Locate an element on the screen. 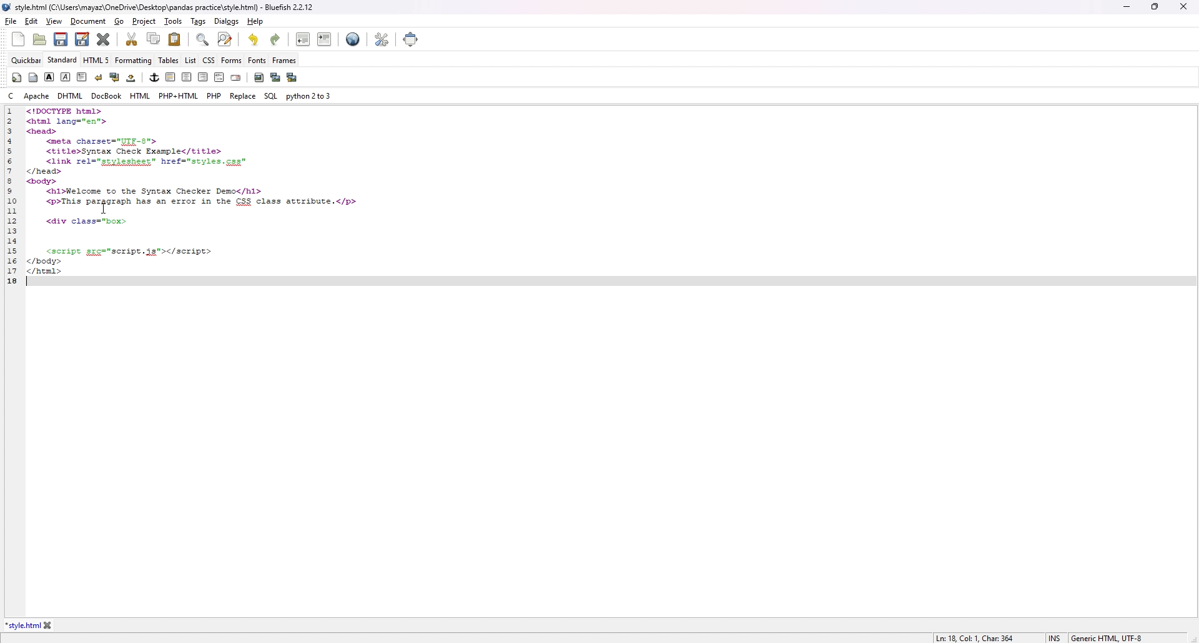  standard is located at coordinates (63, 59).